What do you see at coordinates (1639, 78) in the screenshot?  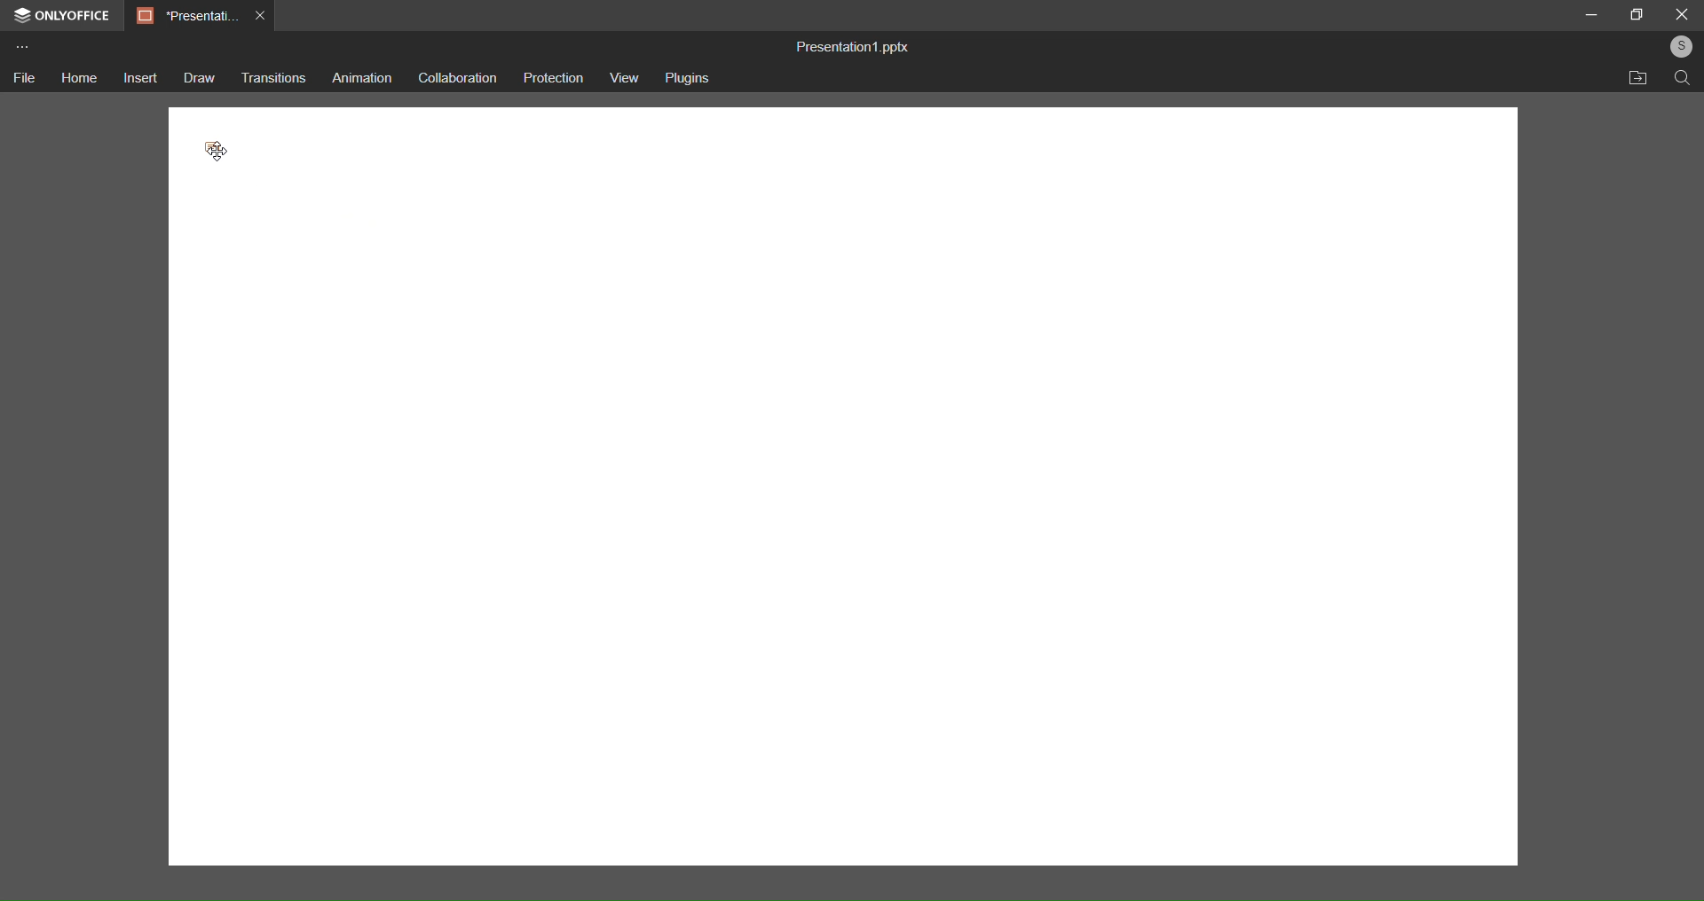 I see `open` at bounding box center [1639, 78].